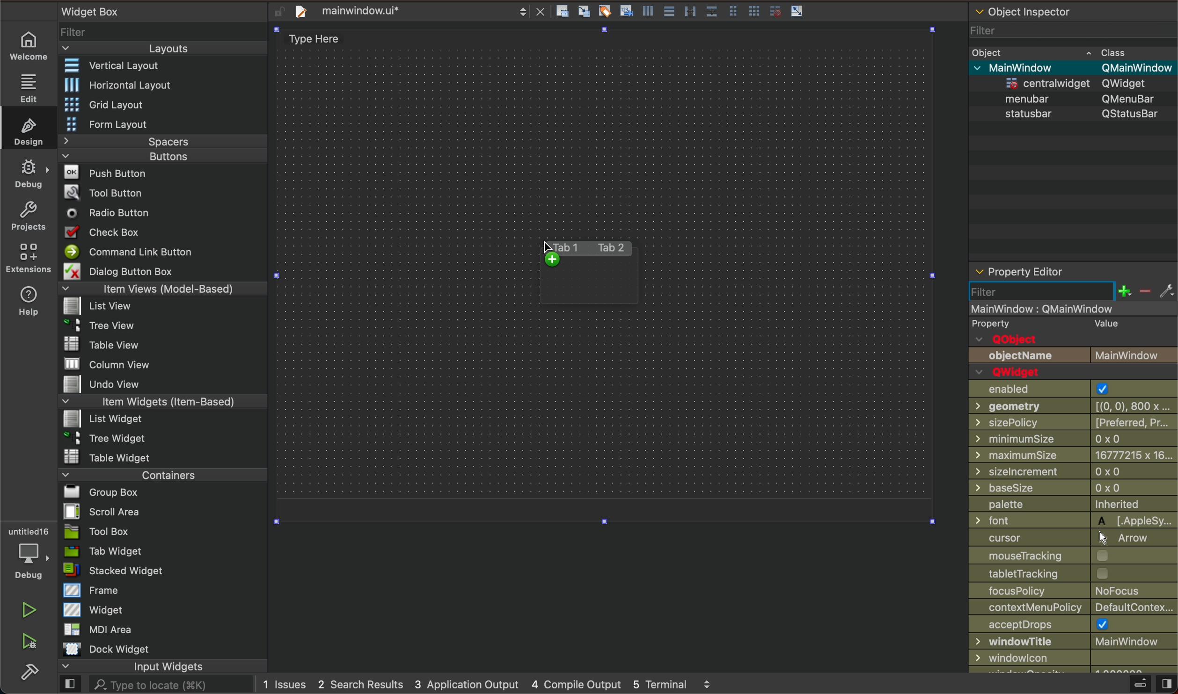 The image size is (1178, 694). Describe the element at coordinates (35, 642) in the screenshot. I see `run and debuh` at that location.